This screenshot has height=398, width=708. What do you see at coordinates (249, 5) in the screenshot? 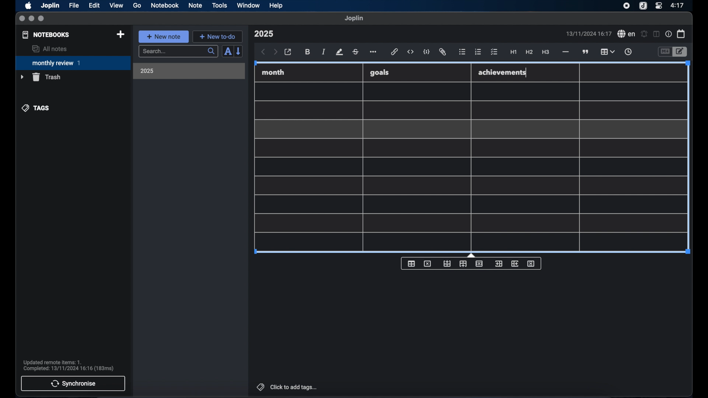
I see `window` at bounding box center [249, 5].